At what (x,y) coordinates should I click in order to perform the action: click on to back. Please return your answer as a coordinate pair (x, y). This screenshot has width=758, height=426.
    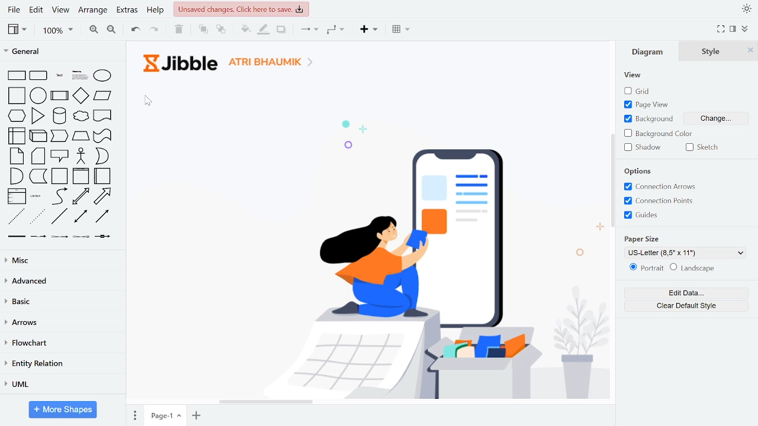
    Looking at the image, I should click on (221, 30).